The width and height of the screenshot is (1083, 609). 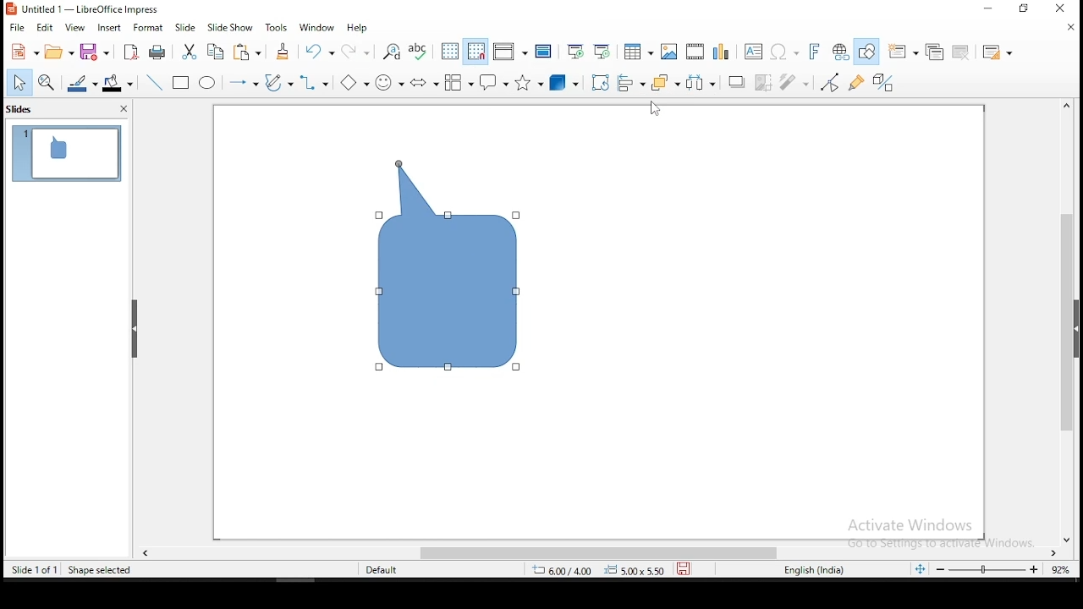 What do you see at coordinates (358, 29) in the screenshot?
I see `help` at bounding box center [358, 29].